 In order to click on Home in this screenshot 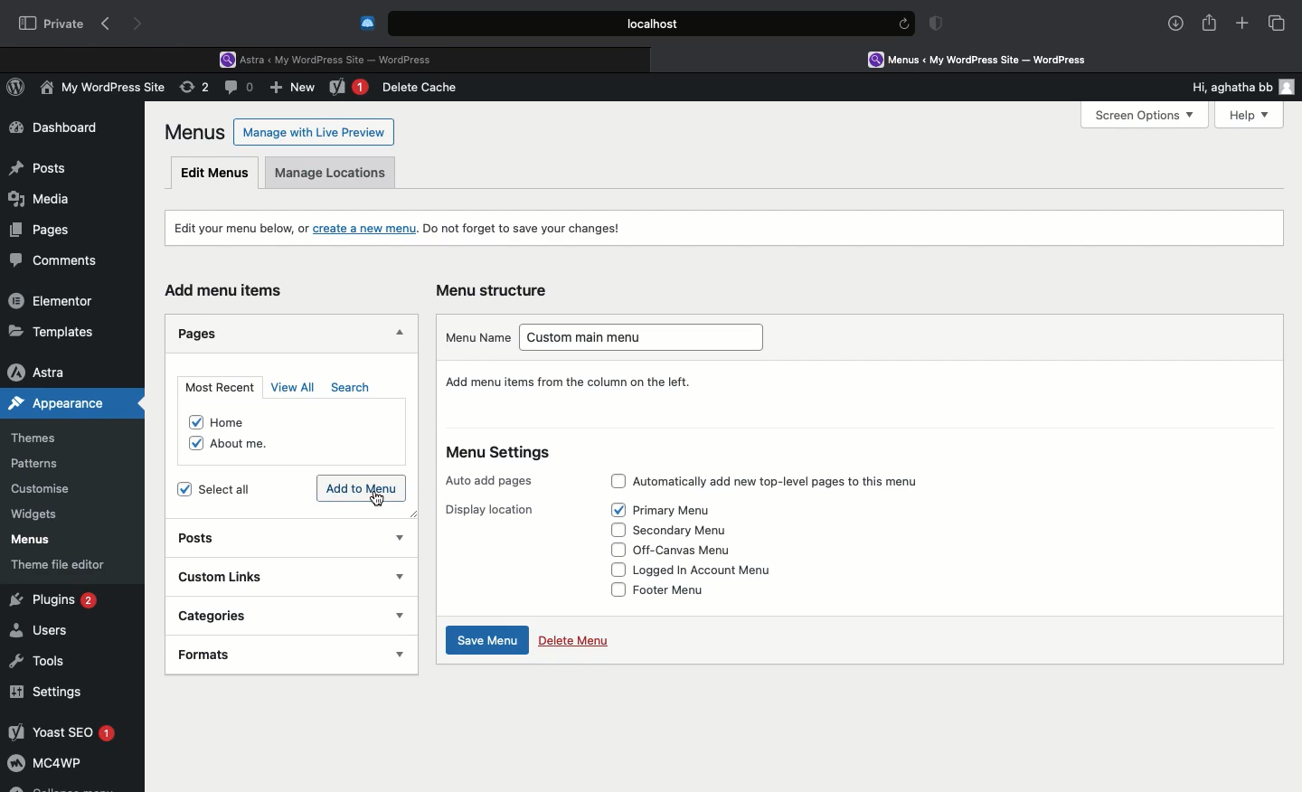, I will do `click(241, 418)`.